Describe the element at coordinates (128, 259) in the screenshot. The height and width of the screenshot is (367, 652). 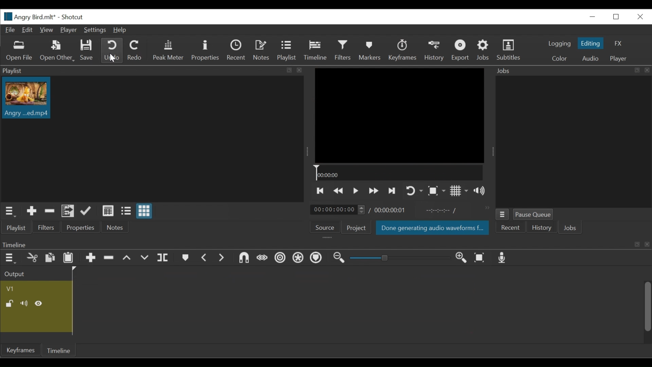
I see `lift` at that location.